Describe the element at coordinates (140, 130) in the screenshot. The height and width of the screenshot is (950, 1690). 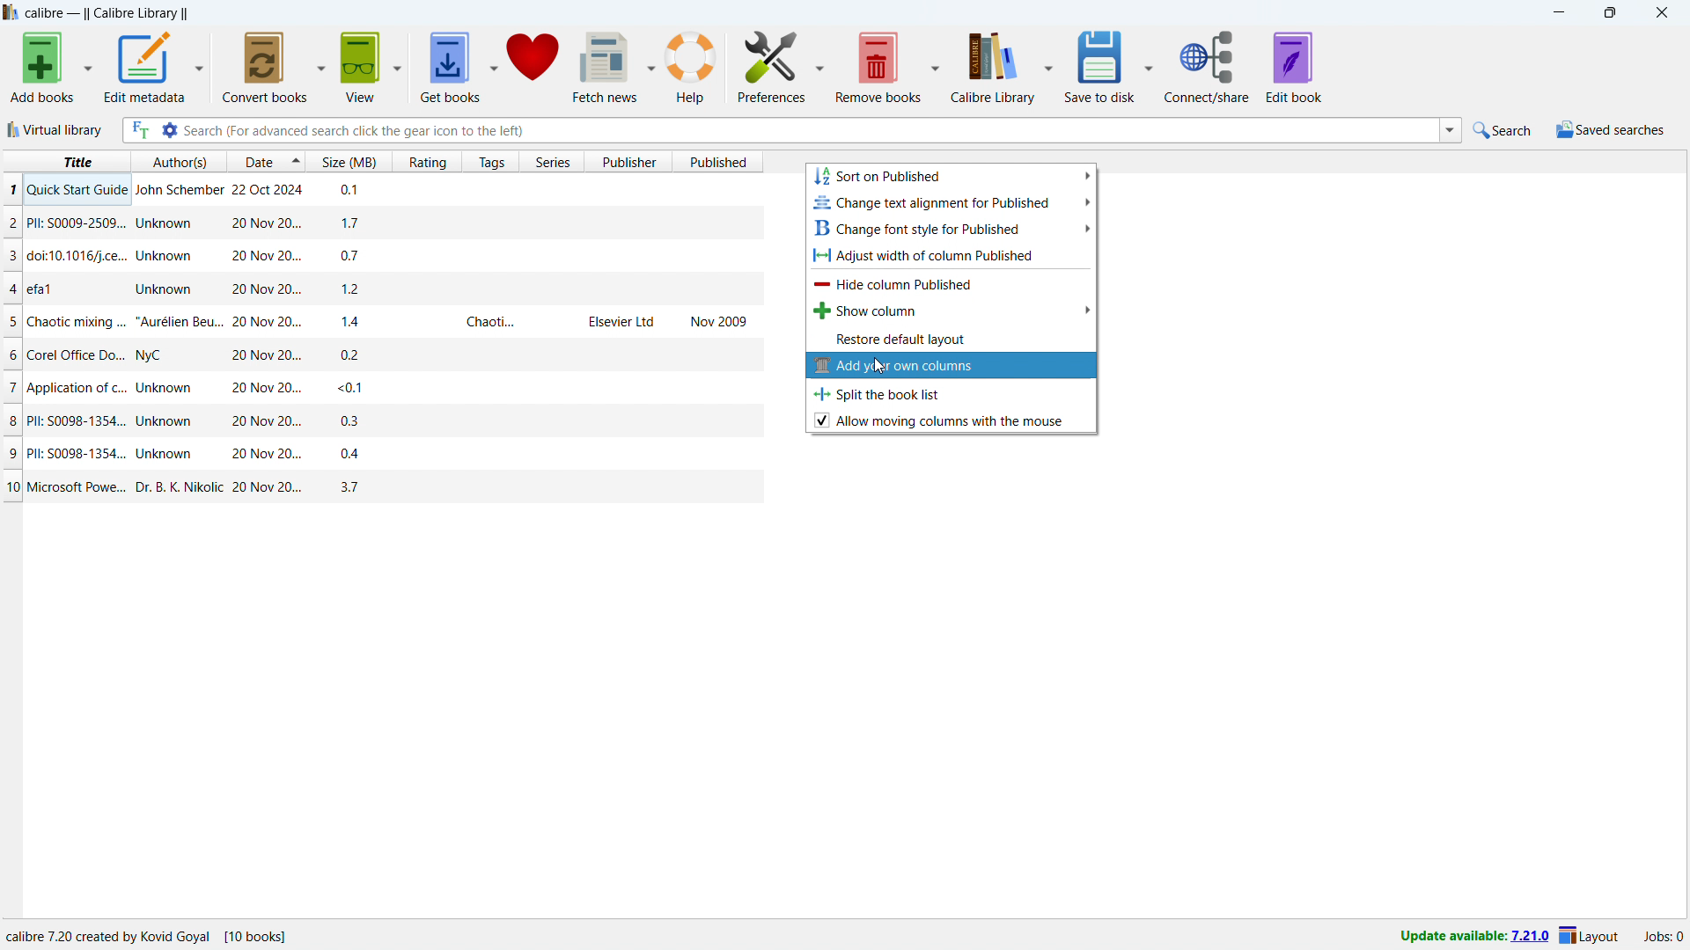
I see `full text search` at that location.